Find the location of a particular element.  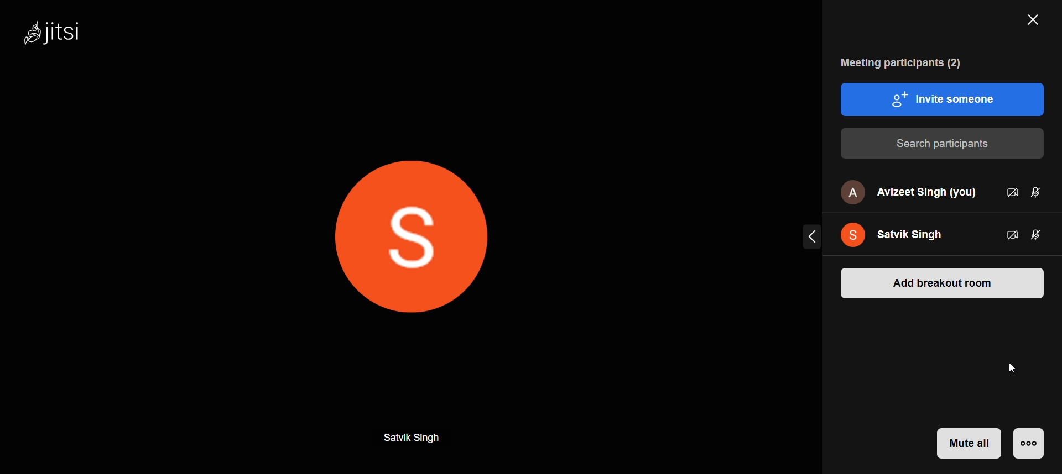

avizeet singh is located at coordinates (908, 192).